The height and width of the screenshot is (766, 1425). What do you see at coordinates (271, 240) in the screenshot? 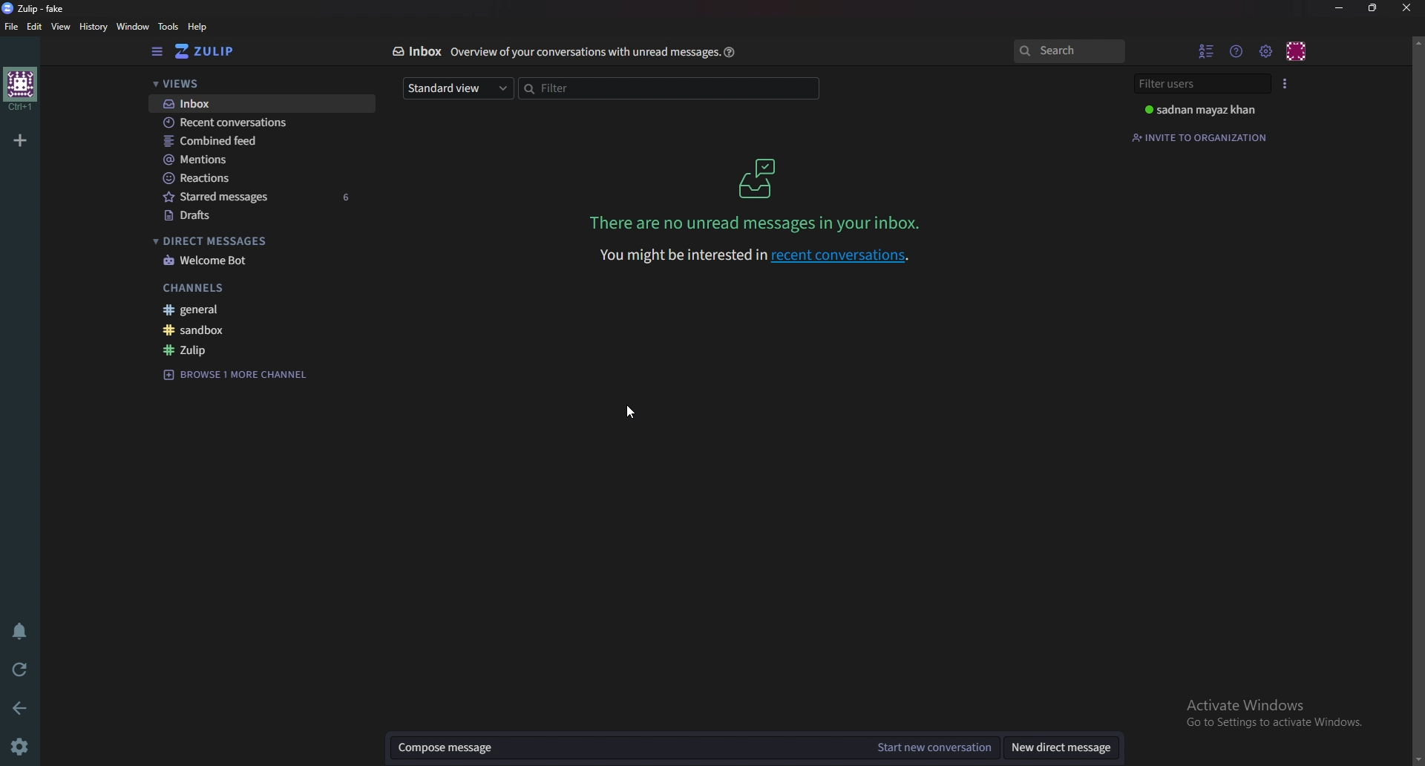
I see `Direct messages` at bounding box center [271, 240].